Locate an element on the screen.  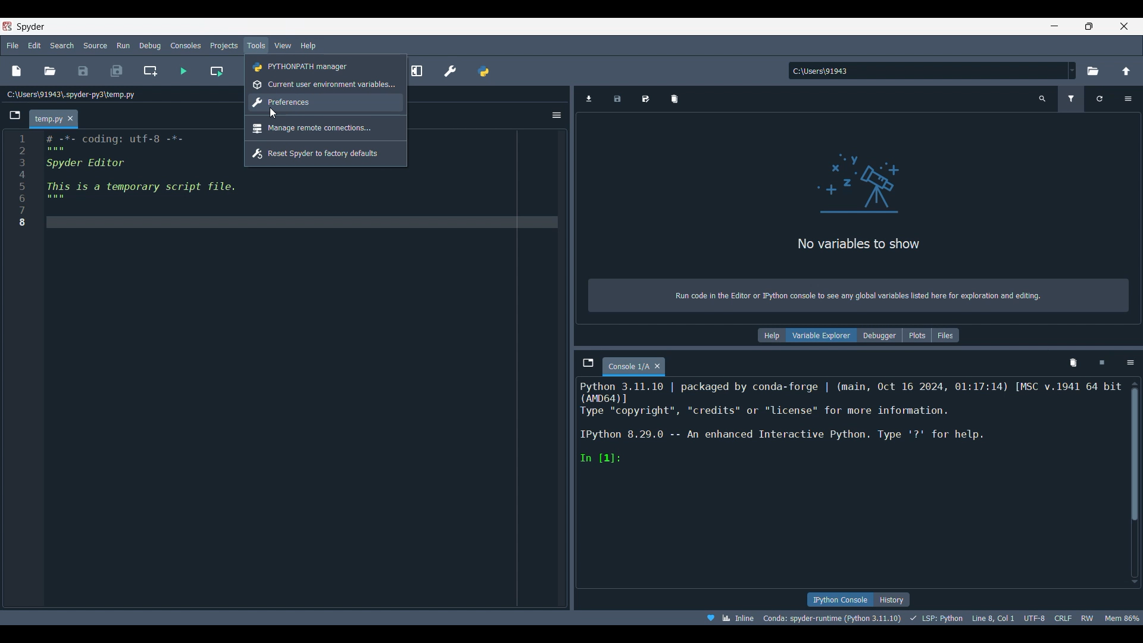
File menu is located at coordinates (13, 43).